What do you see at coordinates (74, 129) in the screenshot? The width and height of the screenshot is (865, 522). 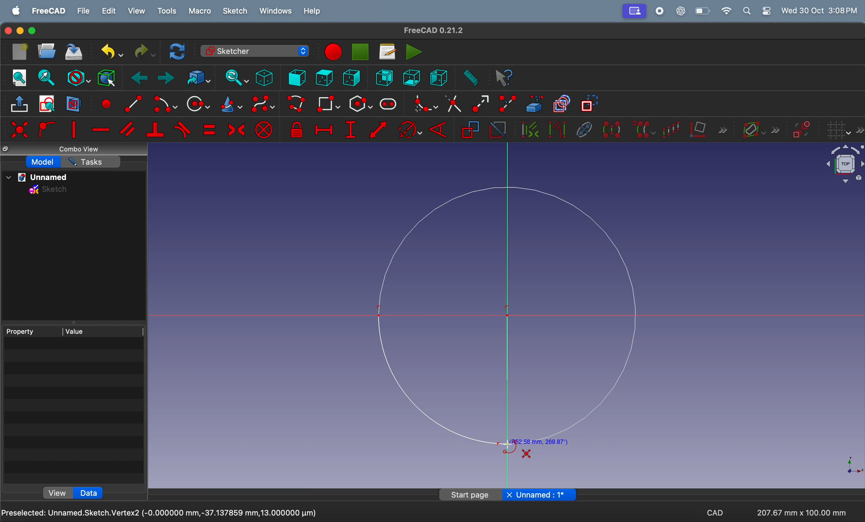 I see `constrain point vertical` at bounding box center [74, 129].